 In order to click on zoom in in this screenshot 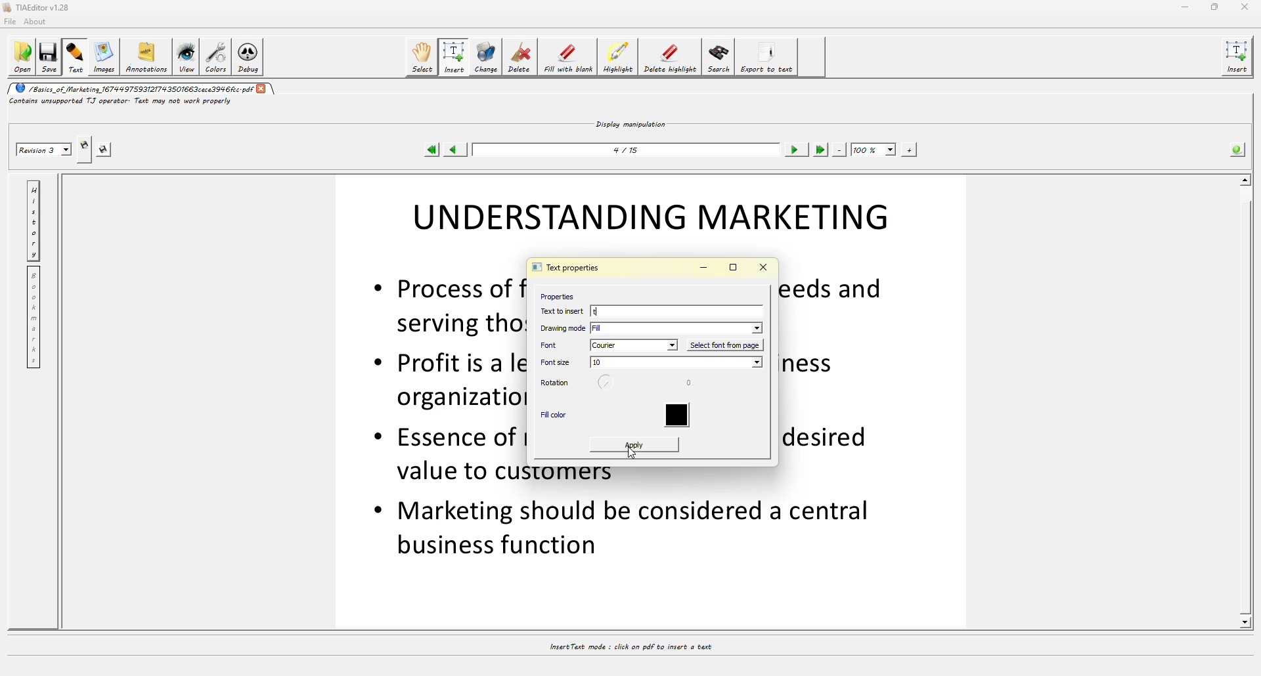, I will do `click(908, 149)`.